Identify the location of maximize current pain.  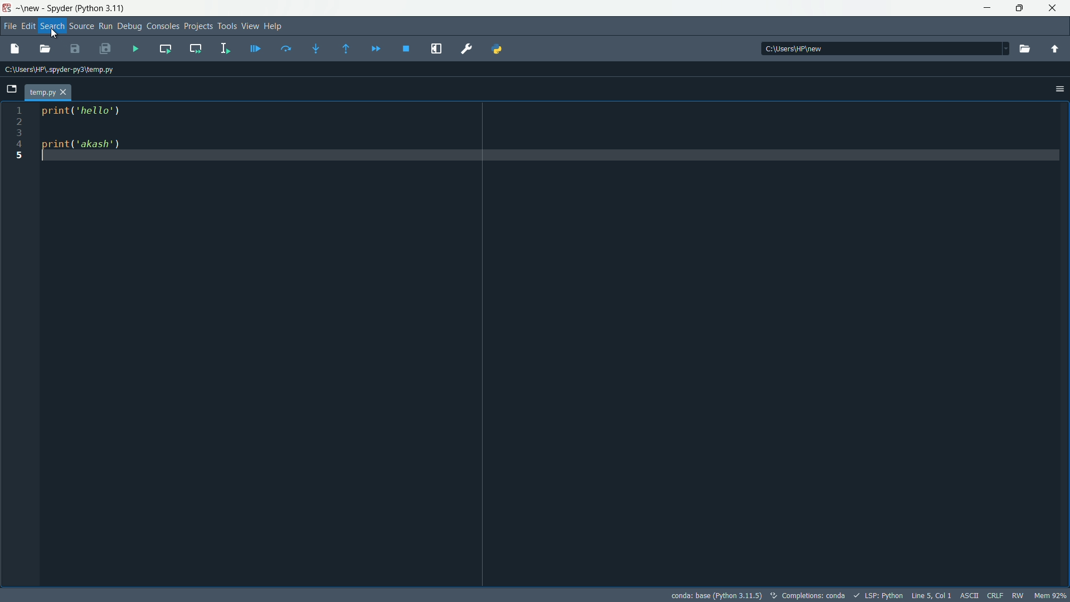
(435, 48).